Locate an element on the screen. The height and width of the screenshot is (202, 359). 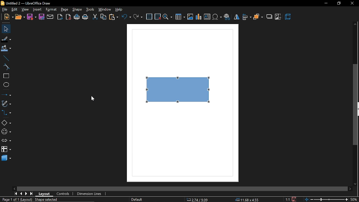
11.68x4.55 is located at coordinates (248, 200).